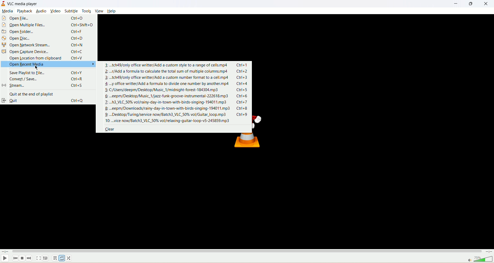  What do you see at coordinates (25, 32) in the screenshot?
I see `open folder...` at bounding box center [25, 32].